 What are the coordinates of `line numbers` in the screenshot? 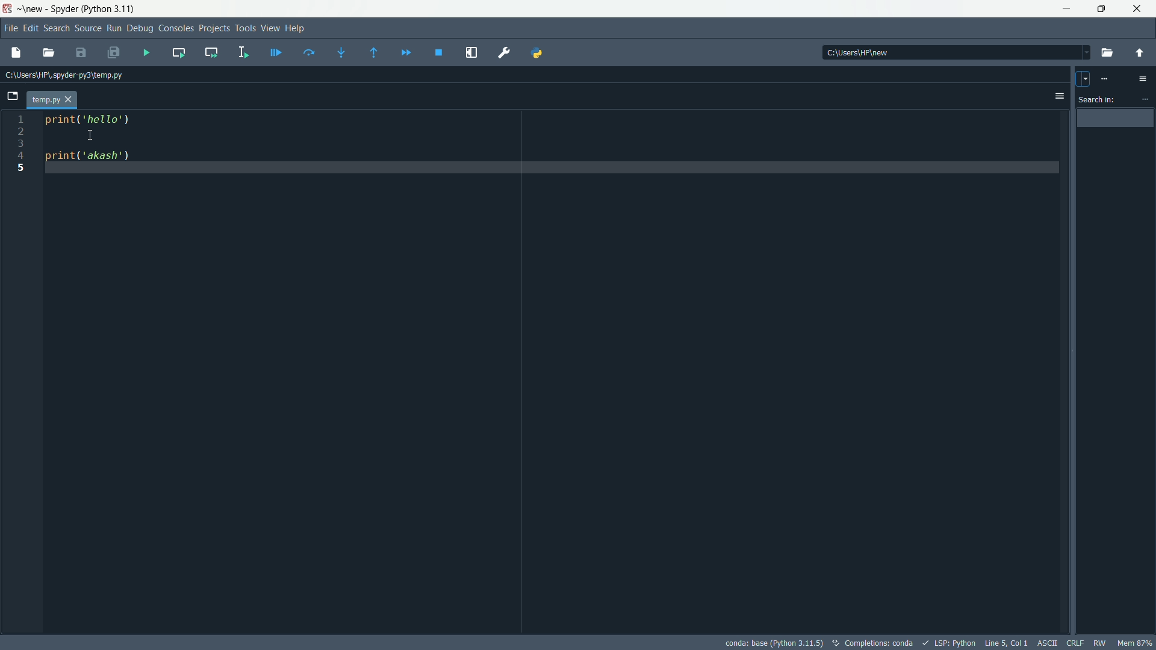 It's located at (17, 371).